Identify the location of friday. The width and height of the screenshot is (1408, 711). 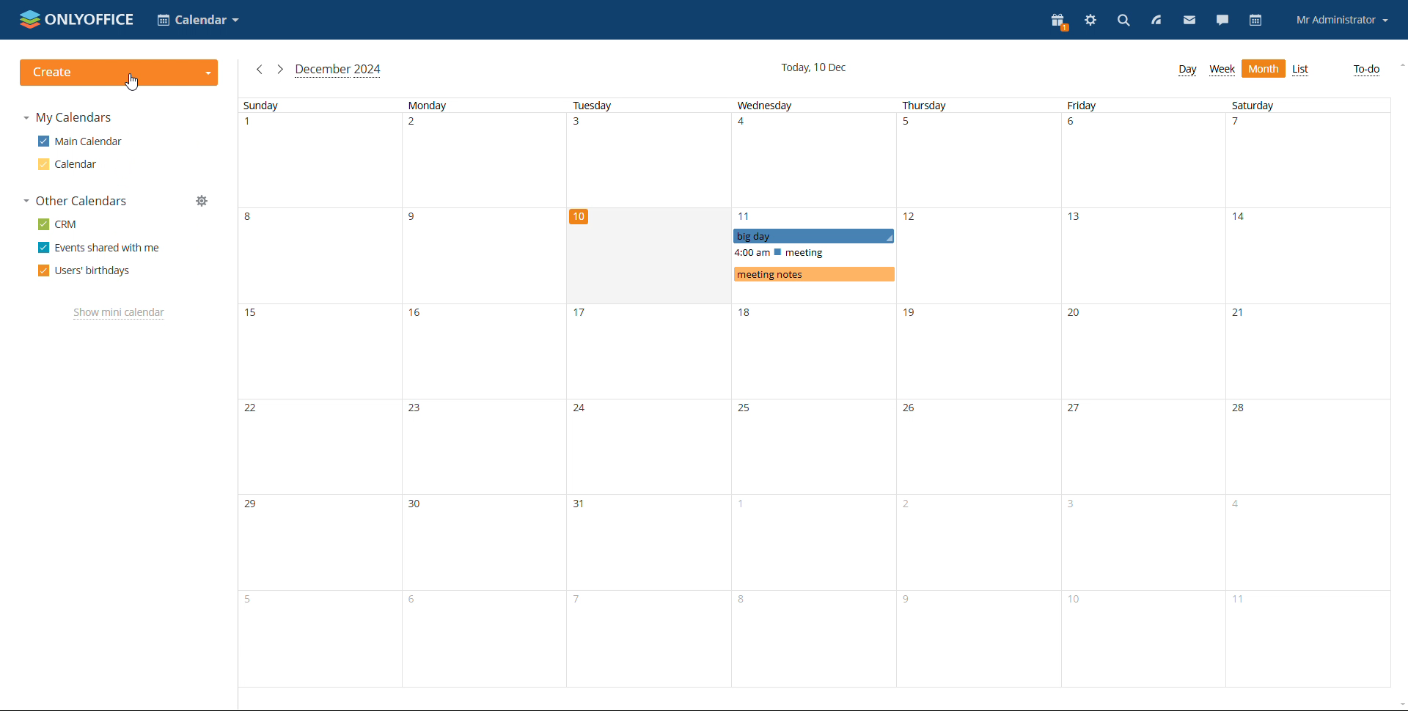
(1144, 393).